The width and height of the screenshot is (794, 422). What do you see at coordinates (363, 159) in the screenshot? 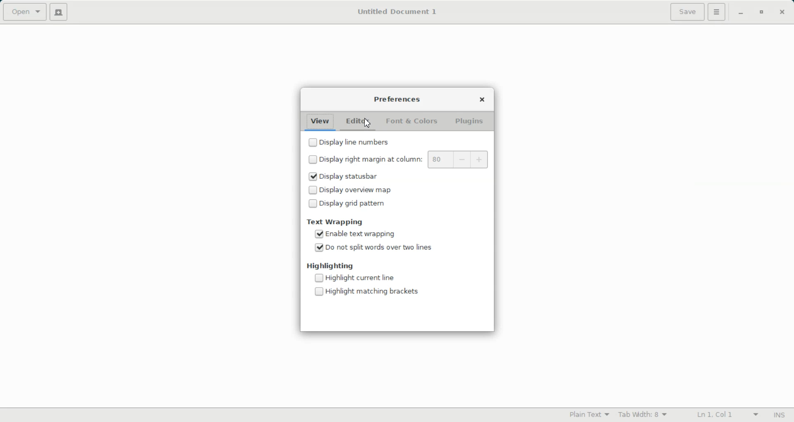
I see `(un)check Display right margin at column` at bounding box center [363, 159].